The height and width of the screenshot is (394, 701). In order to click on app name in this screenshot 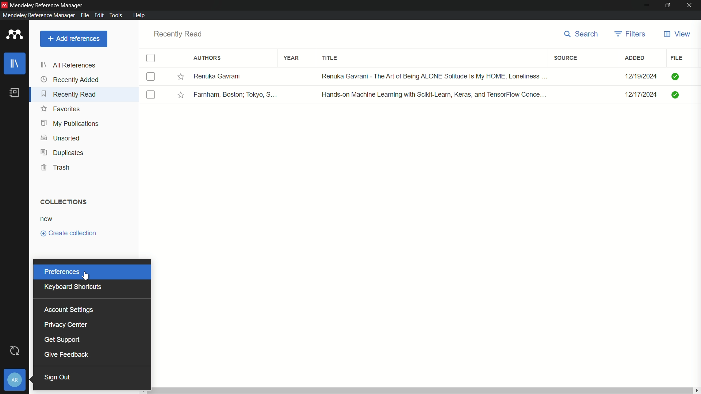, I will do `click(48, 5)`.